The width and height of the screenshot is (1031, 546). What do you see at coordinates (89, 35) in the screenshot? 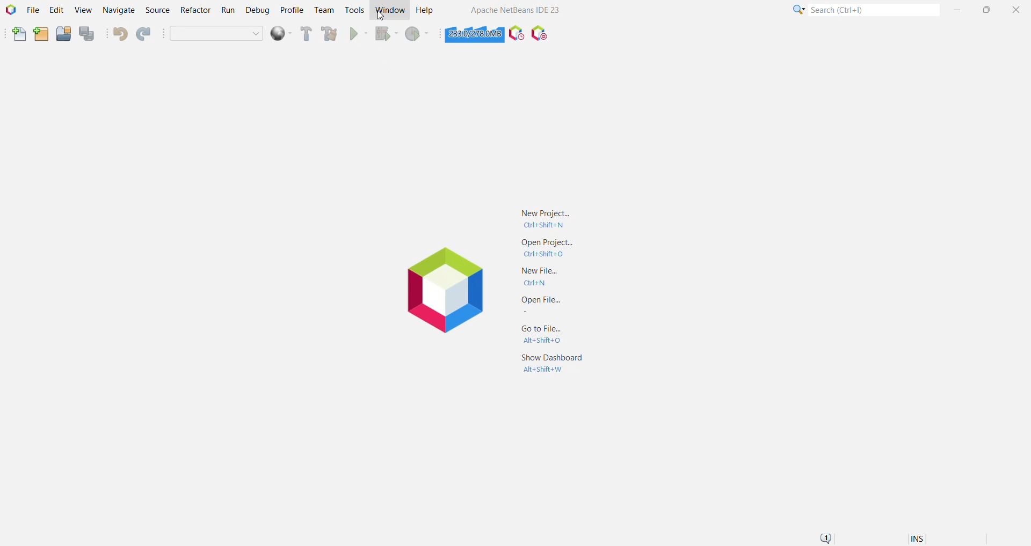
I see `Save All` at bounding box center [89, 35].